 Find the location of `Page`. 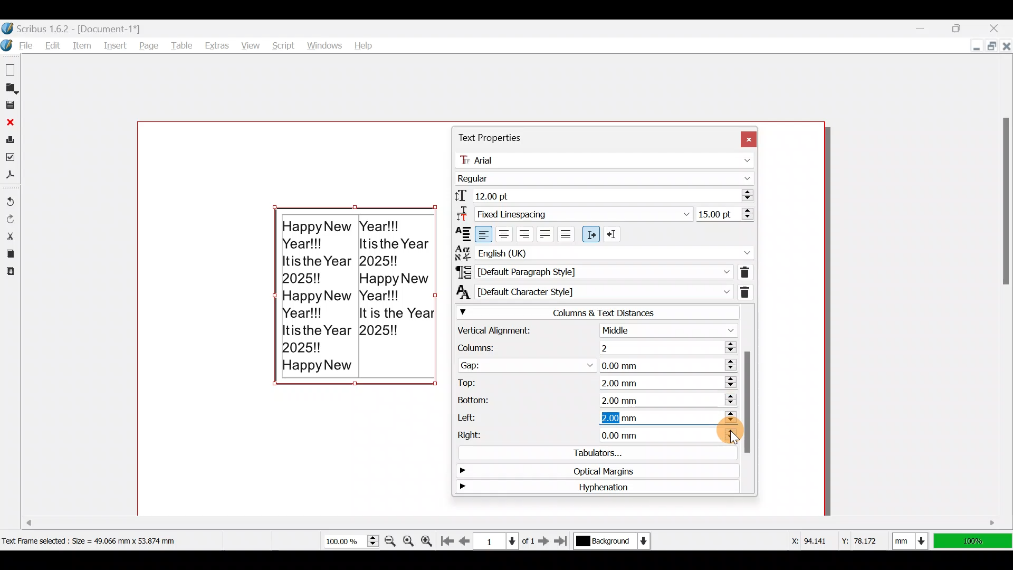

Page is located at coordinates (150, 45).